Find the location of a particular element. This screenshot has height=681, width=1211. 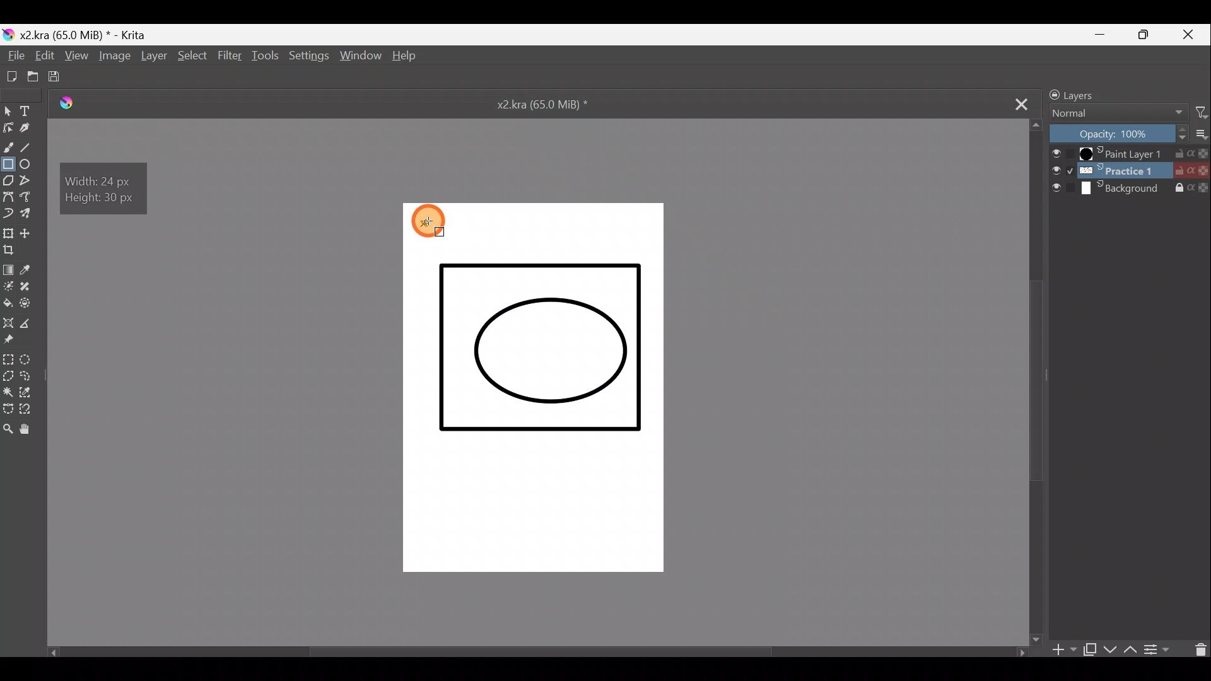

Scroll bar is located at coordinates (544, 651).